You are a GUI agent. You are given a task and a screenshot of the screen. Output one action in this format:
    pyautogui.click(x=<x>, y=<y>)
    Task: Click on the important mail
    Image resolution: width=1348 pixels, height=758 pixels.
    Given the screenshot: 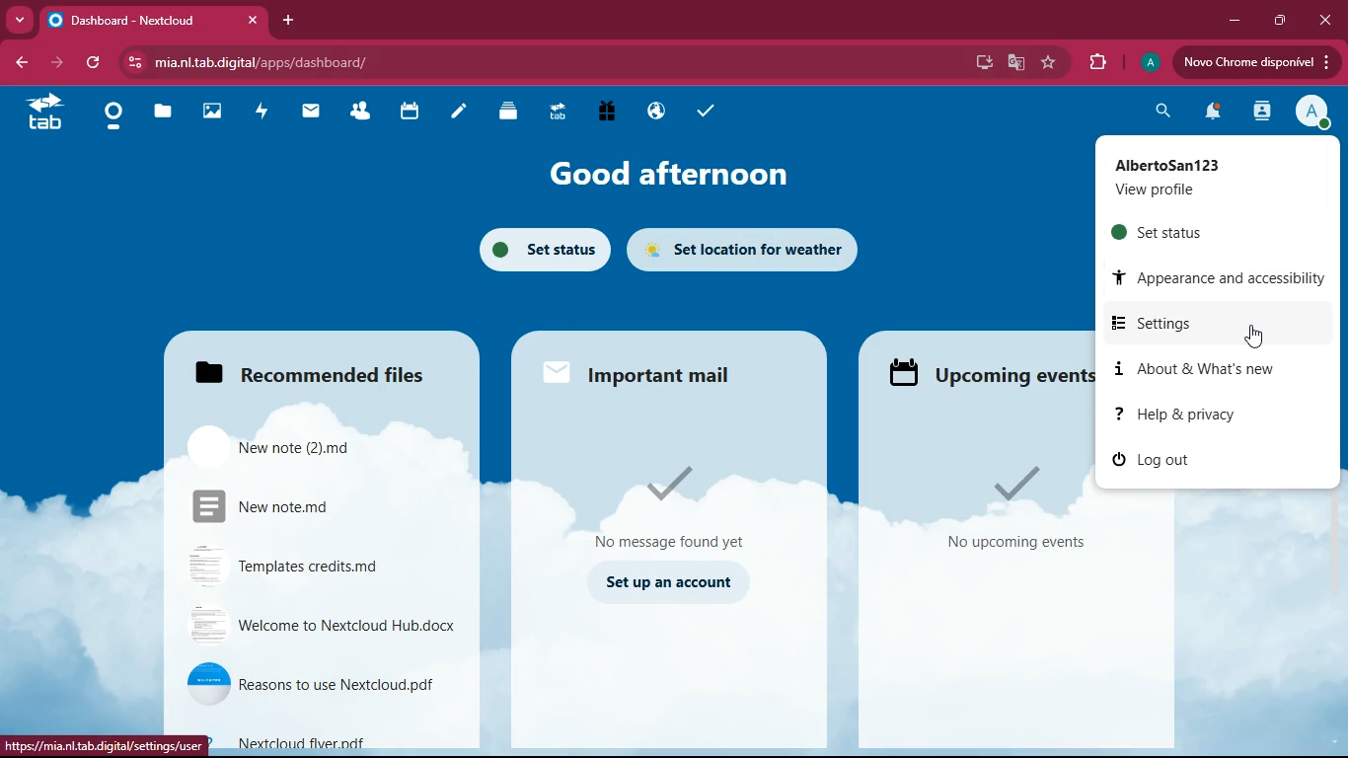 What is the action you would take?
    pyautogui.click(x=640, y=373)
    